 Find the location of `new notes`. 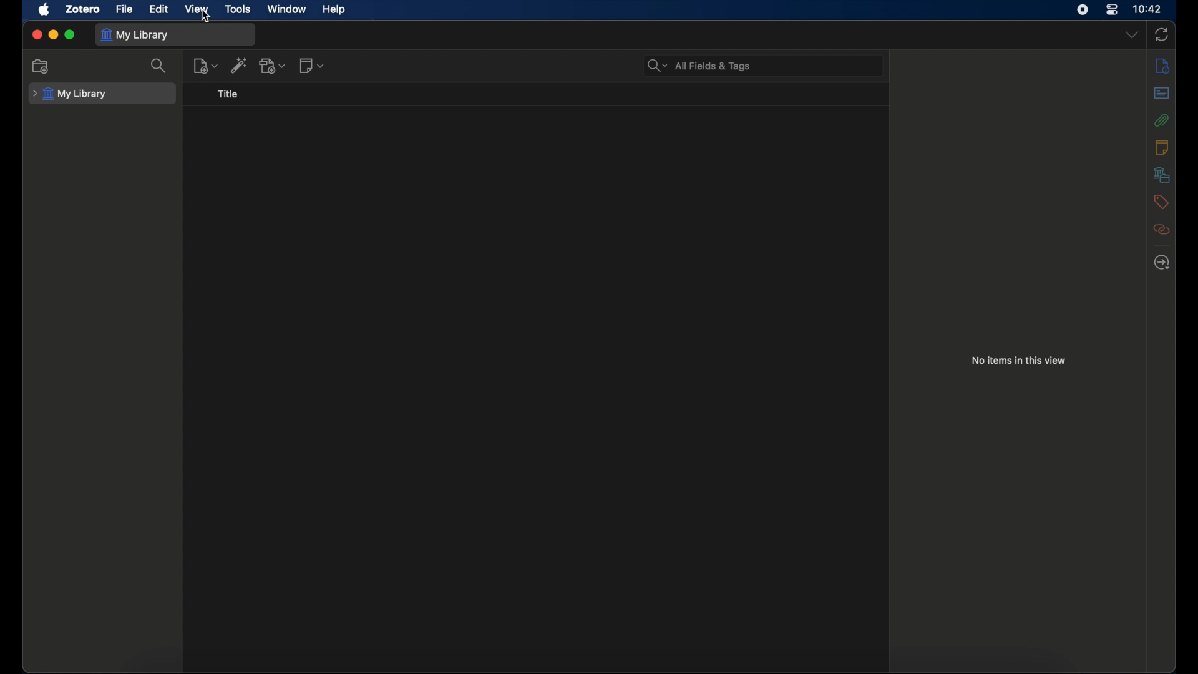

new notes is located at coordinates (312, 66).